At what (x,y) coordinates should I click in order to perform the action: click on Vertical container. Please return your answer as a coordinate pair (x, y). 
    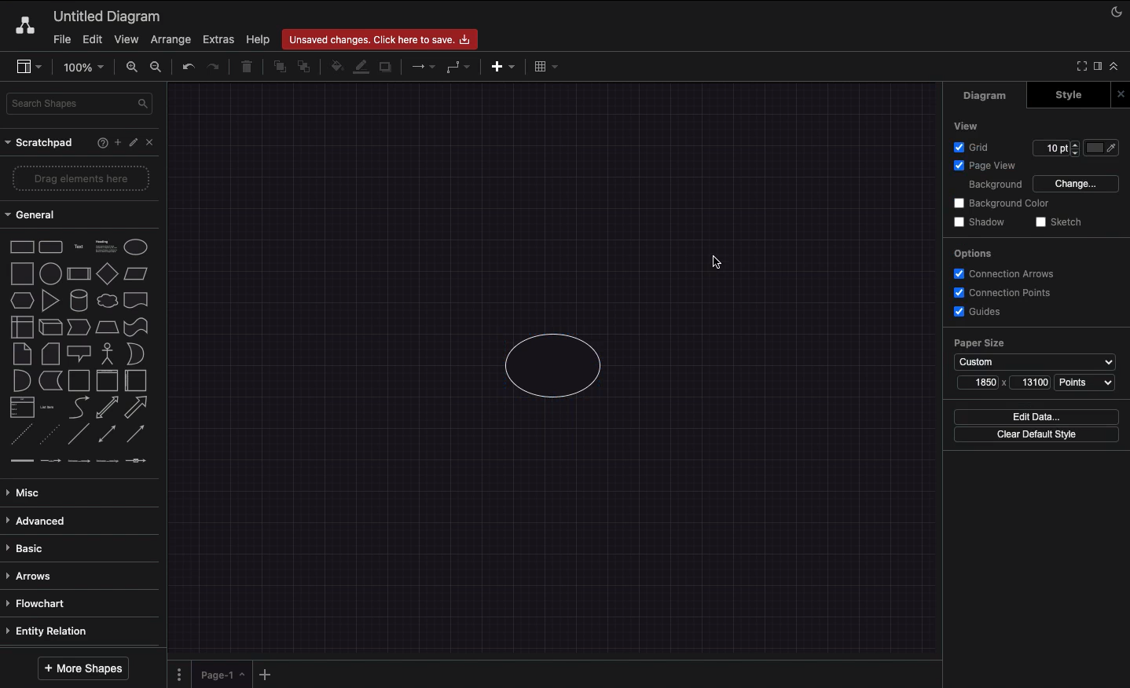
    Looking at the image, I should click on (108, 379).